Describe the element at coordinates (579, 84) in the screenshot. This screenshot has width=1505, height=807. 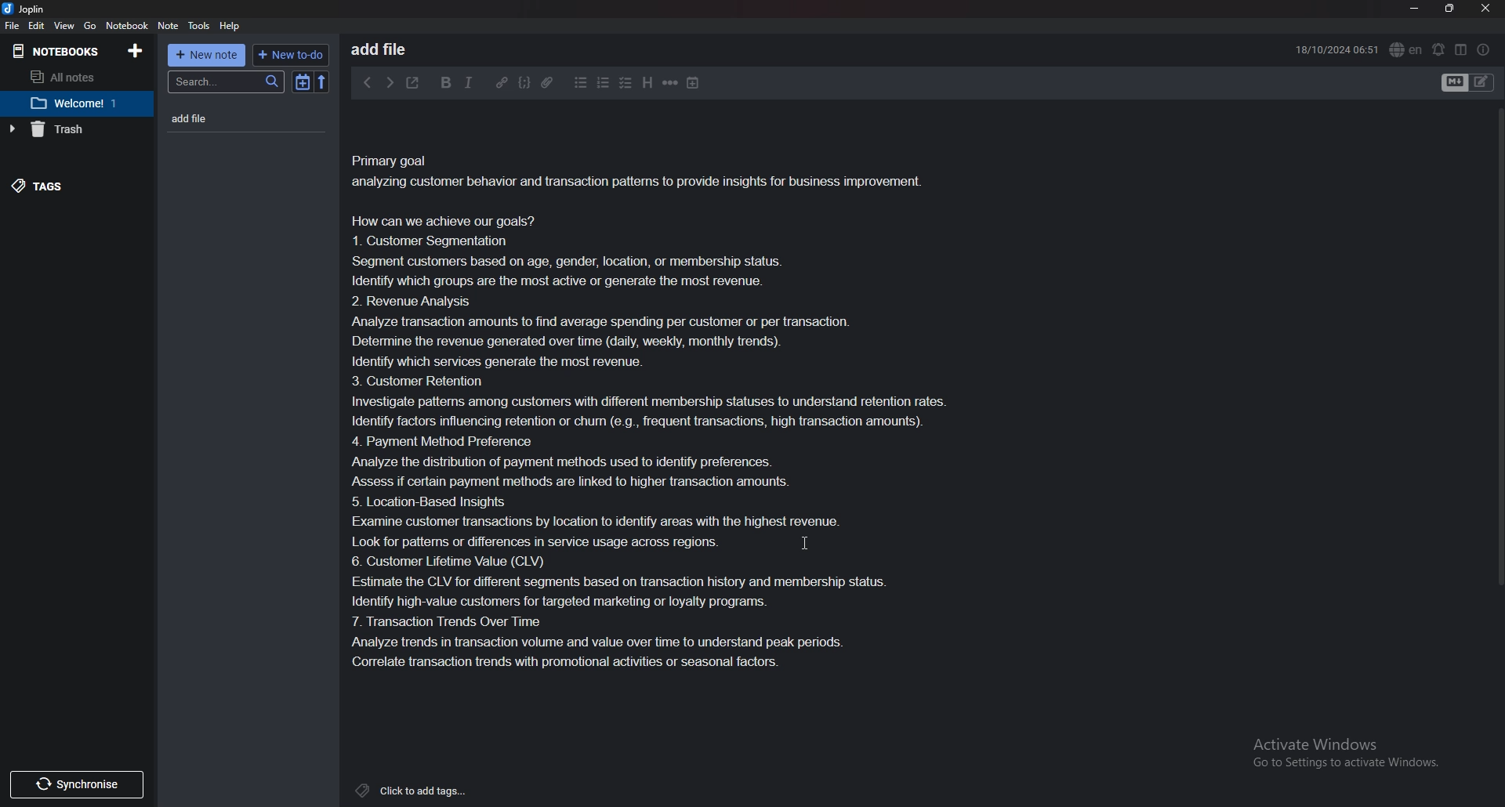
I see `Bullet list` at that location.